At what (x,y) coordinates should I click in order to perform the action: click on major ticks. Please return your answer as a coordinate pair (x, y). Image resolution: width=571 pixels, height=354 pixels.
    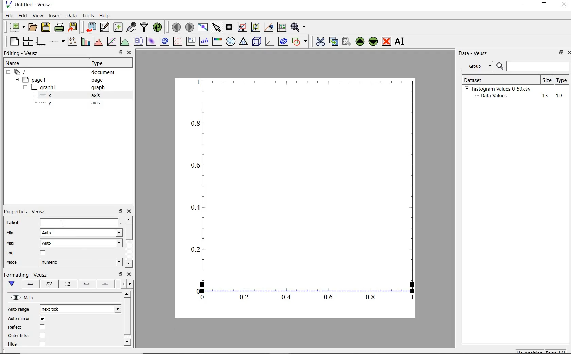
    Looking at the image, I should click on (86, 284).